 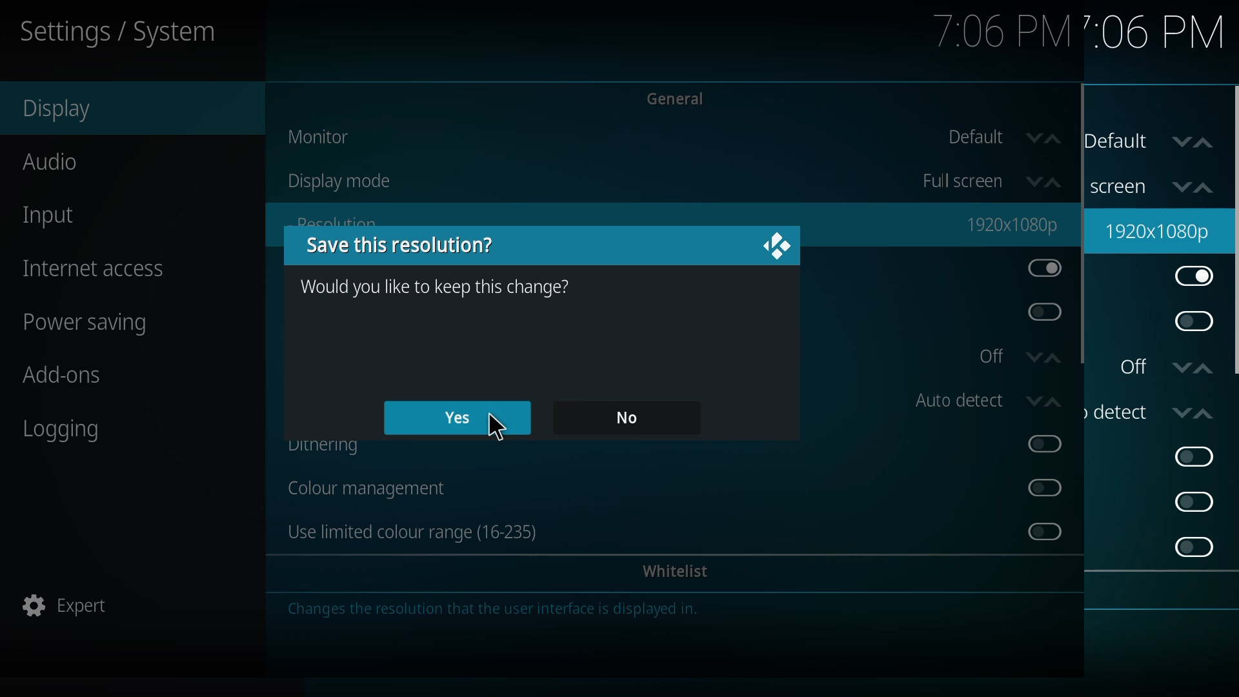 What do you see at coordinates (1191, 321) in the screenshot?
I see `enable` at bounding box center [1191, 321].